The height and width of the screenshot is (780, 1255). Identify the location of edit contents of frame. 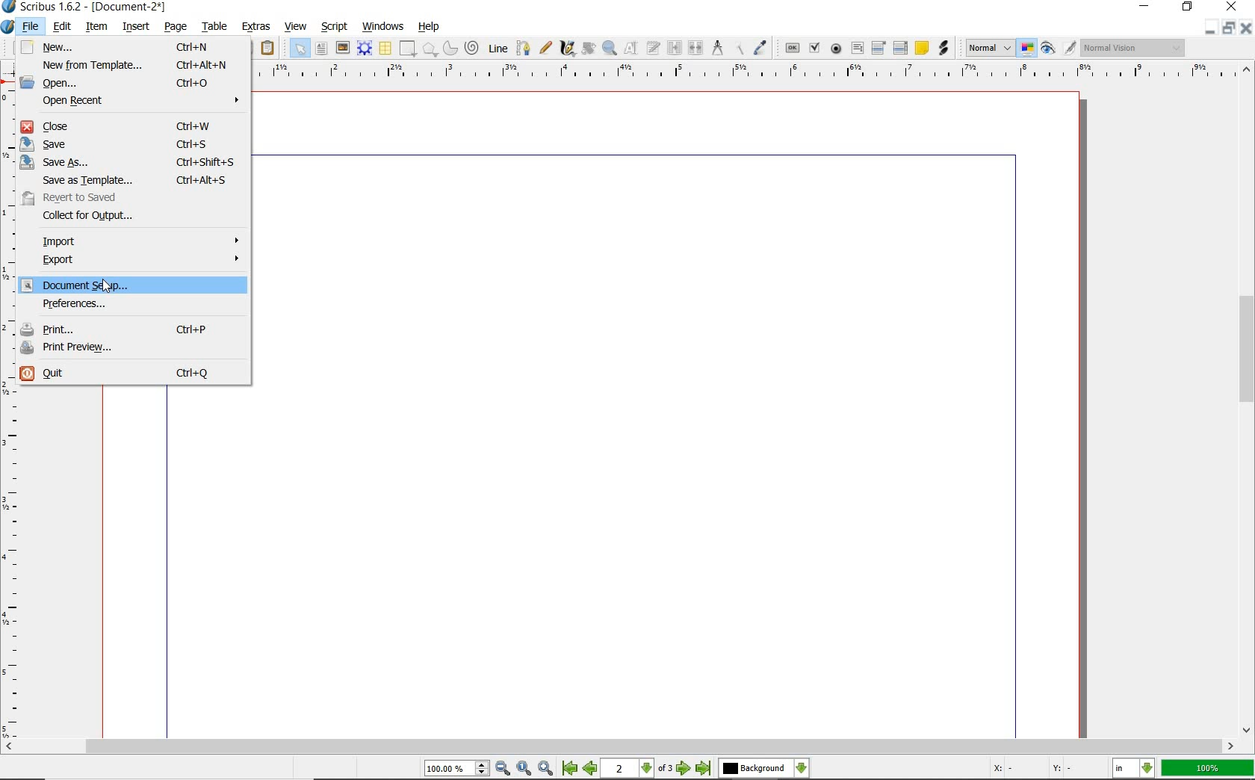
(633, 49).